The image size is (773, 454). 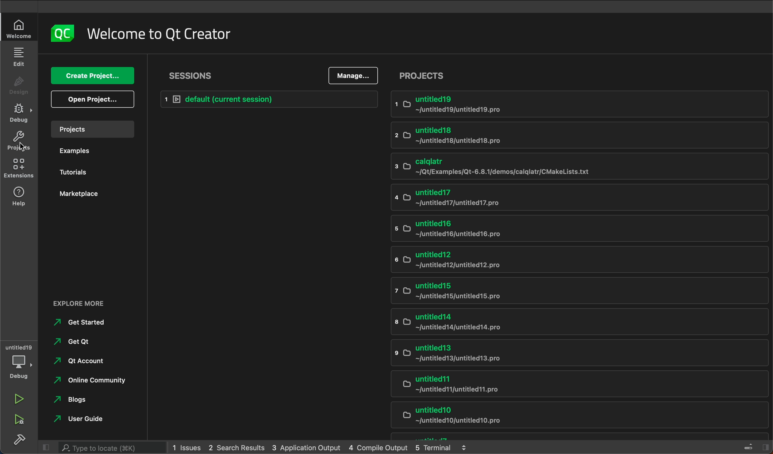 I want to click on help, so click(x=20, y=195).